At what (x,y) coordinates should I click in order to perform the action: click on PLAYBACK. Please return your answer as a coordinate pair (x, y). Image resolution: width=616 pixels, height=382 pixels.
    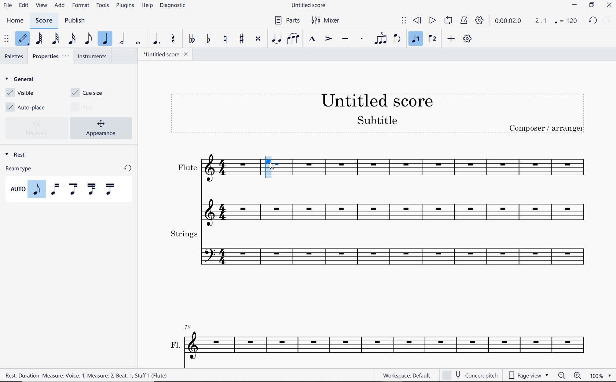
    Looking at the image, I should click on (37, 128).